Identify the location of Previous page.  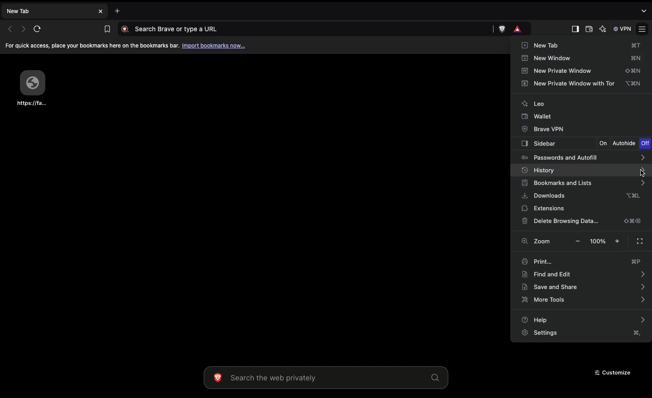
(9, 28).